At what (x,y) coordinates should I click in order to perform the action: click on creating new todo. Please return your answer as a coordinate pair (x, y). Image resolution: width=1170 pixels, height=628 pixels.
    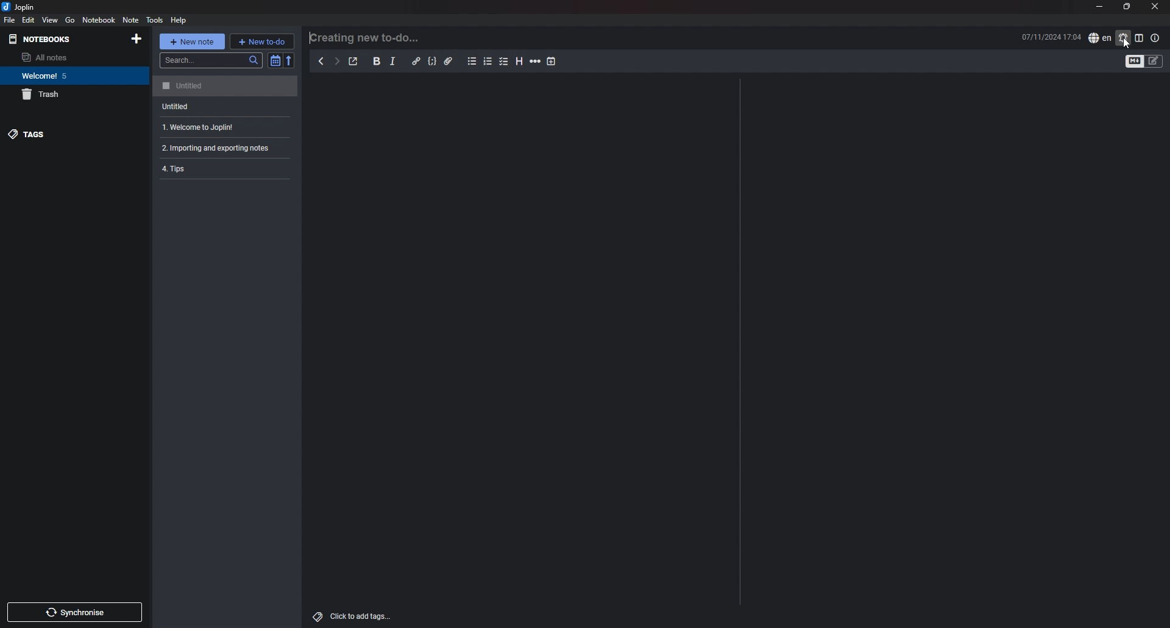
    Looking at the image, I should click on (368, 38).